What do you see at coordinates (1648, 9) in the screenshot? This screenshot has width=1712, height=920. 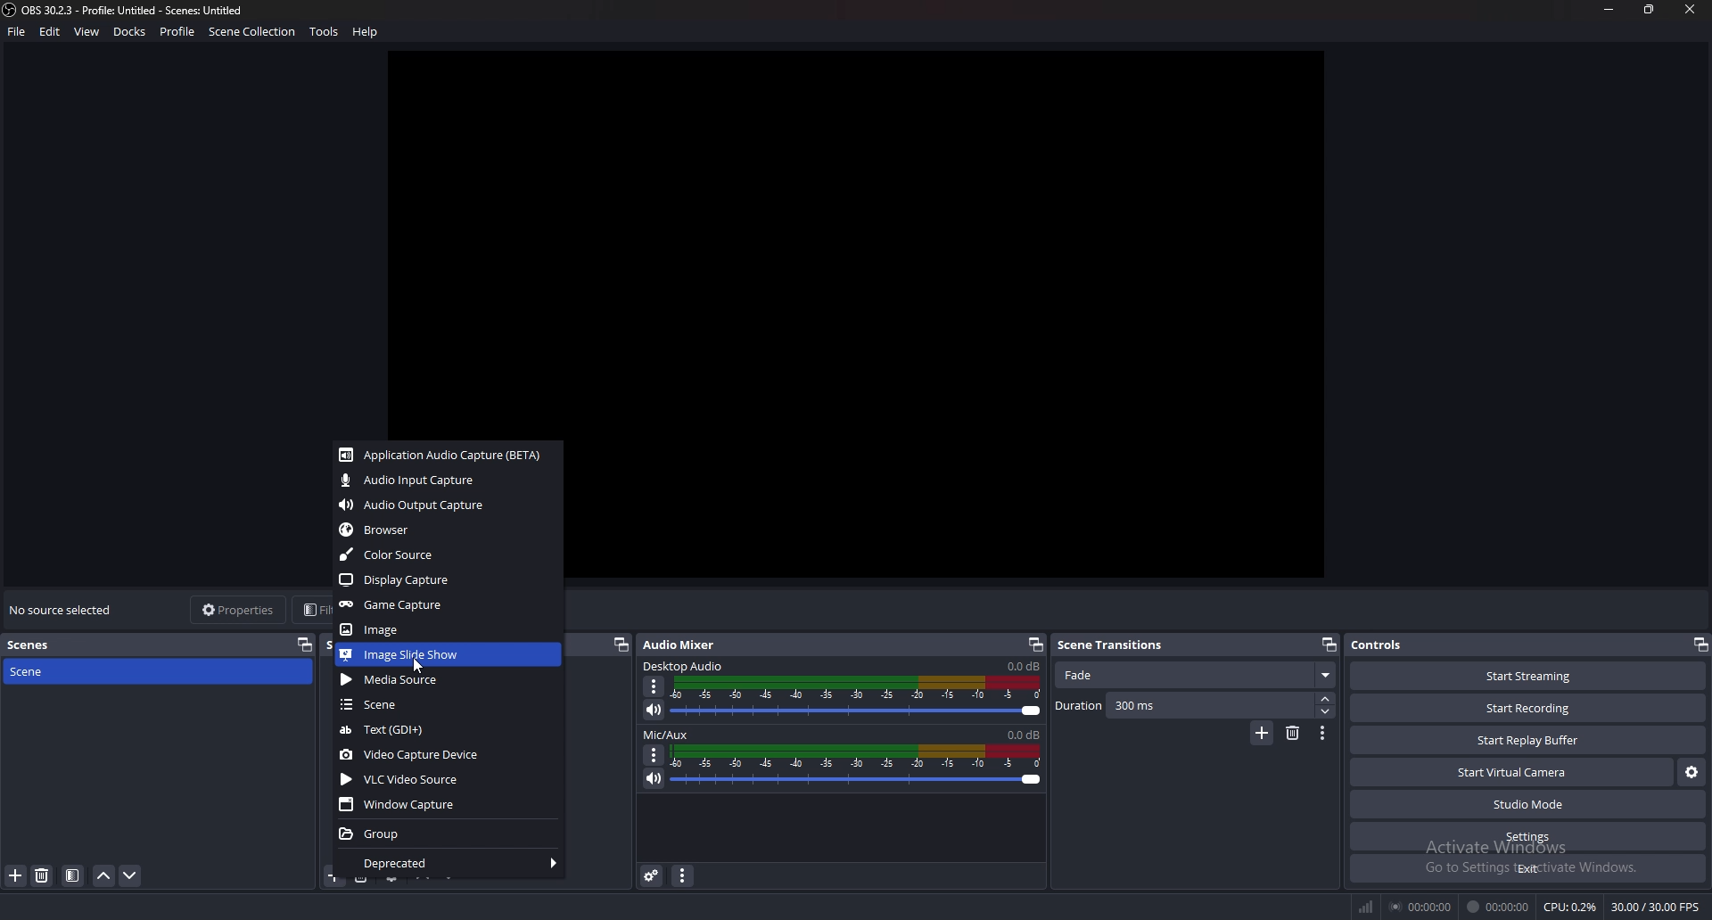 I see `resize` at bounding box center [1648, 9].